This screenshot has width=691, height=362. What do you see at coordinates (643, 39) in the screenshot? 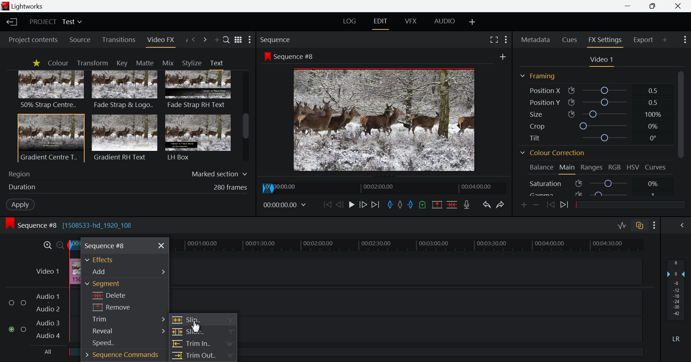
I see `Export` at bounding box center [643, 39].